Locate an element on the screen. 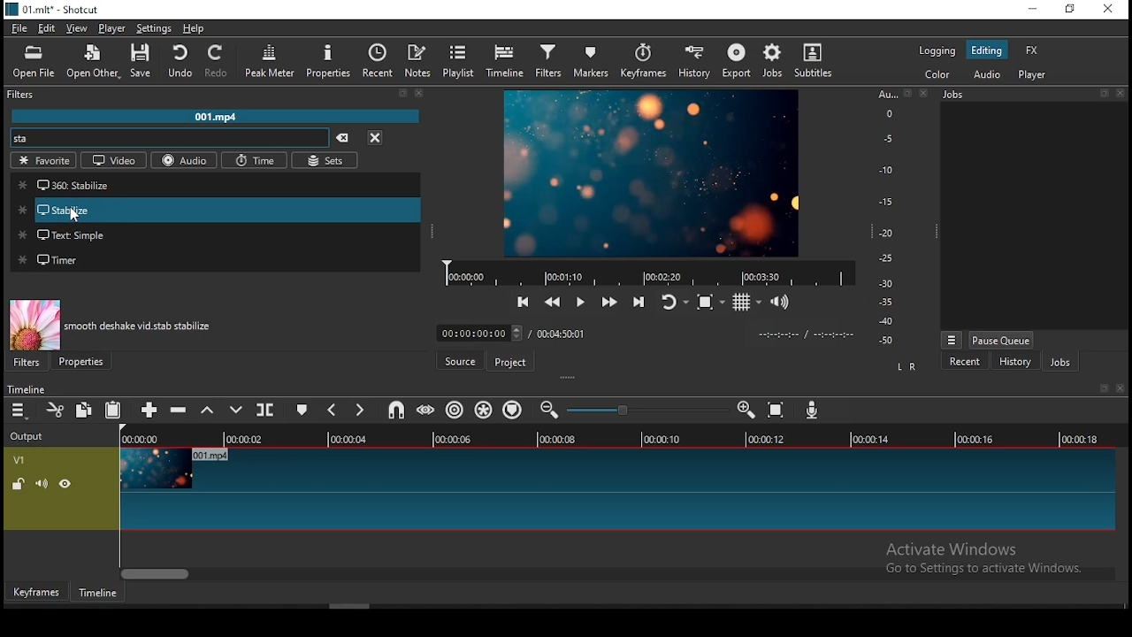  ripple is located at coordinates (458, 409).